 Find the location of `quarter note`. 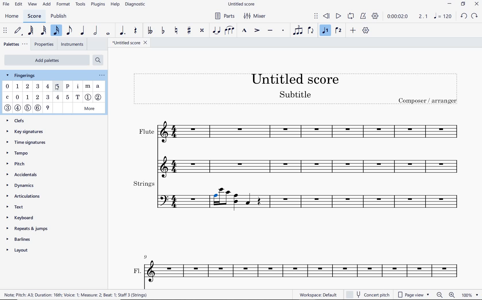

quarter note is located at coordinates (83, 31).